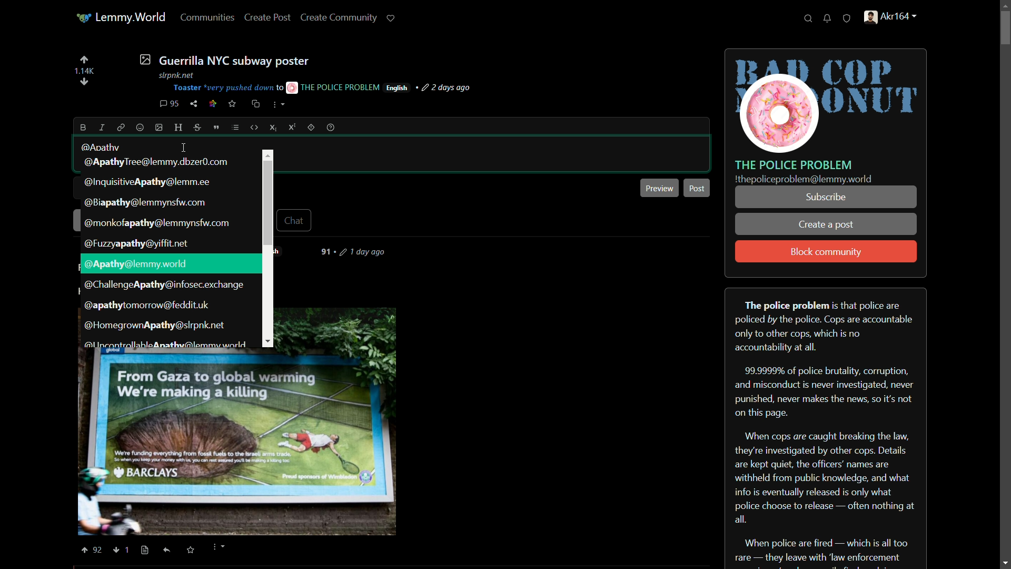 The image size is (1011, 569). What do you see at coordinates (397, 88) in the screenshot?
I see `language` at bounding box center [397, 88].